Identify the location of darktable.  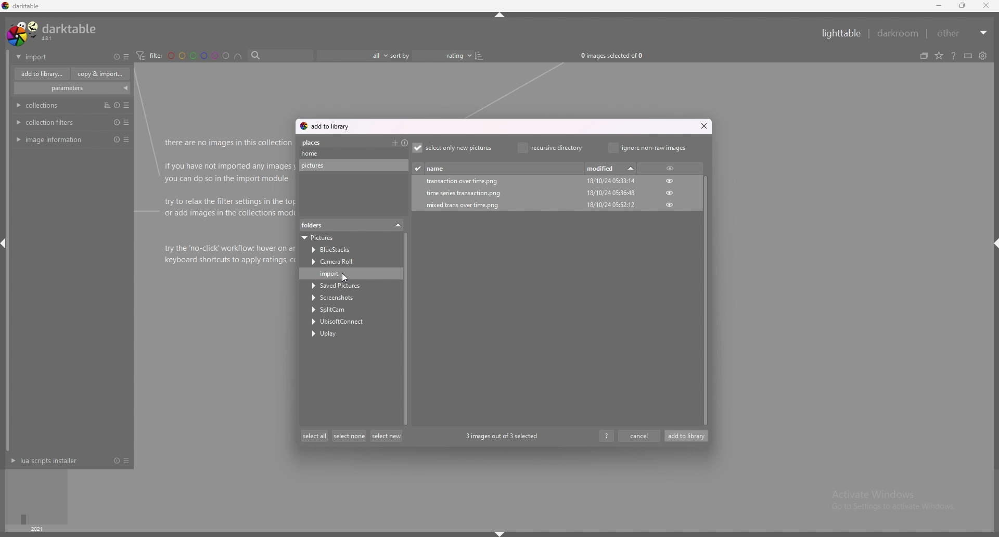
(53, 33).